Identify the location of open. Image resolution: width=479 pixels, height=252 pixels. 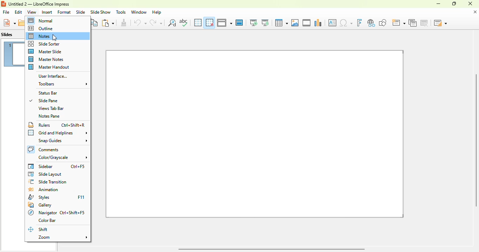
(21, 22).